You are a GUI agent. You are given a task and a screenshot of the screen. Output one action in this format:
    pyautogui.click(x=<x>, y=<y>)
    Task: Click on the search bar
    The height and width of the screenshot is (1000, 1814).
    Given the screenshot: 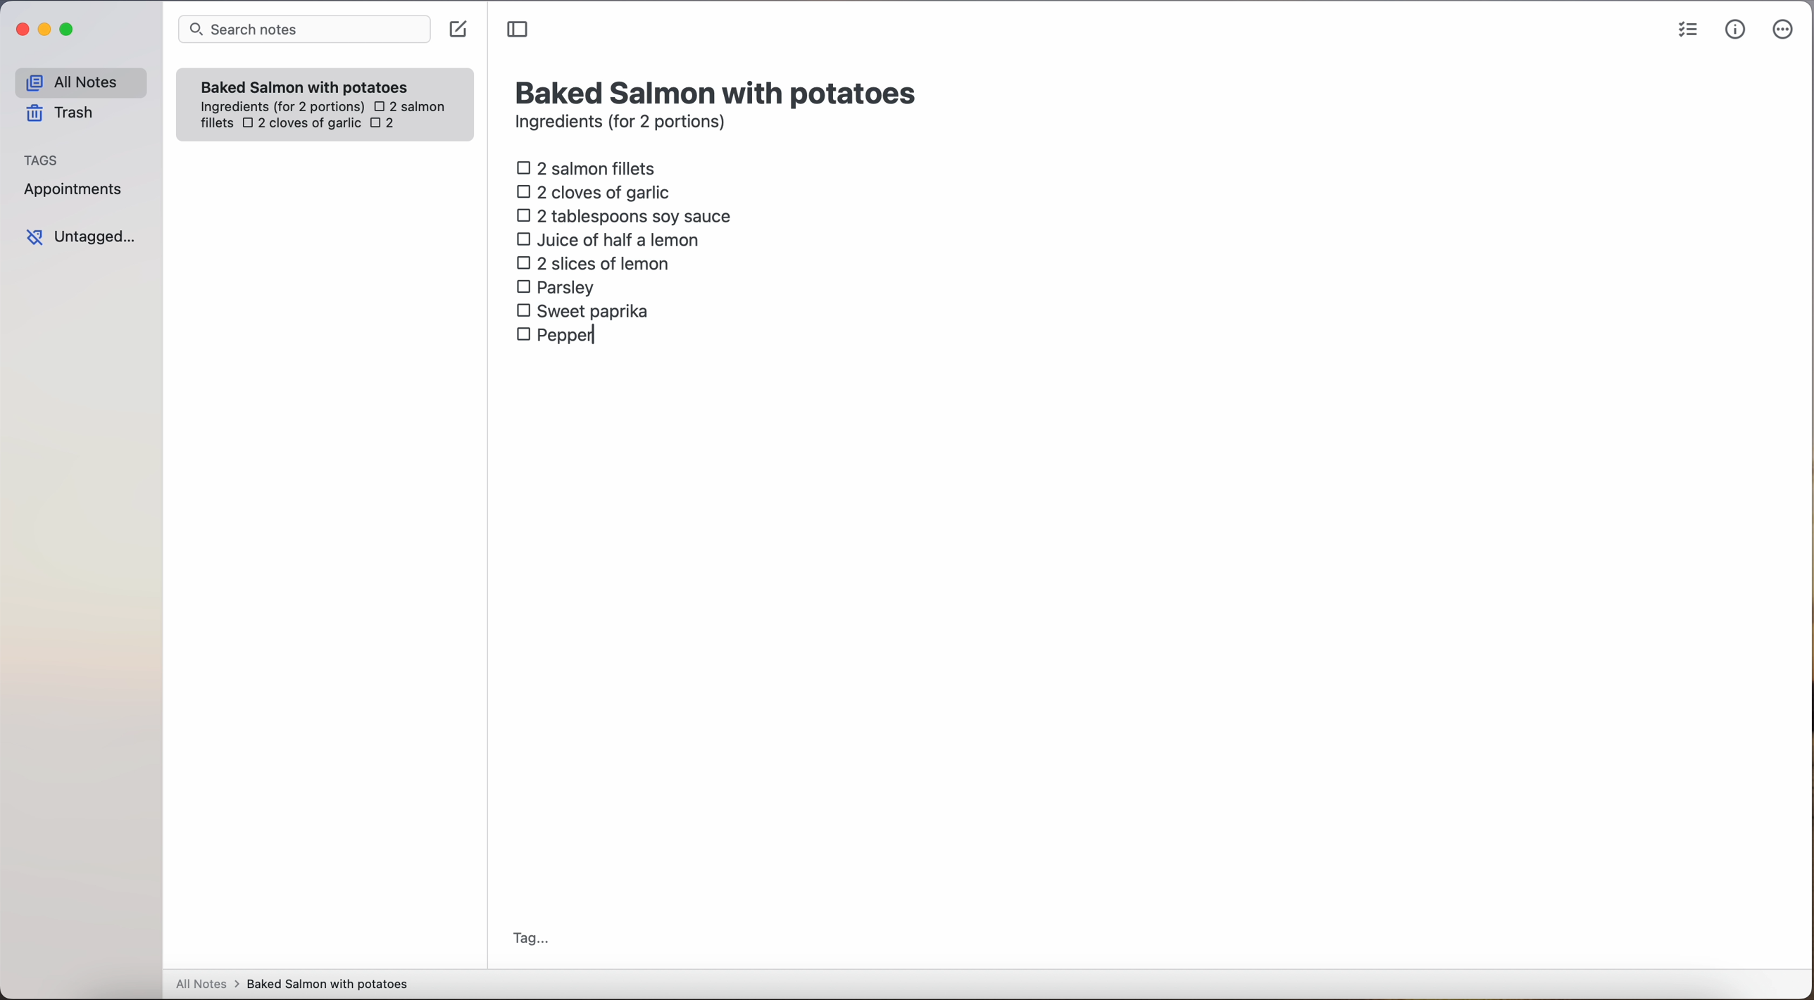 What is the action you would take?
    pyautogui.click(x=303, y=31)
    